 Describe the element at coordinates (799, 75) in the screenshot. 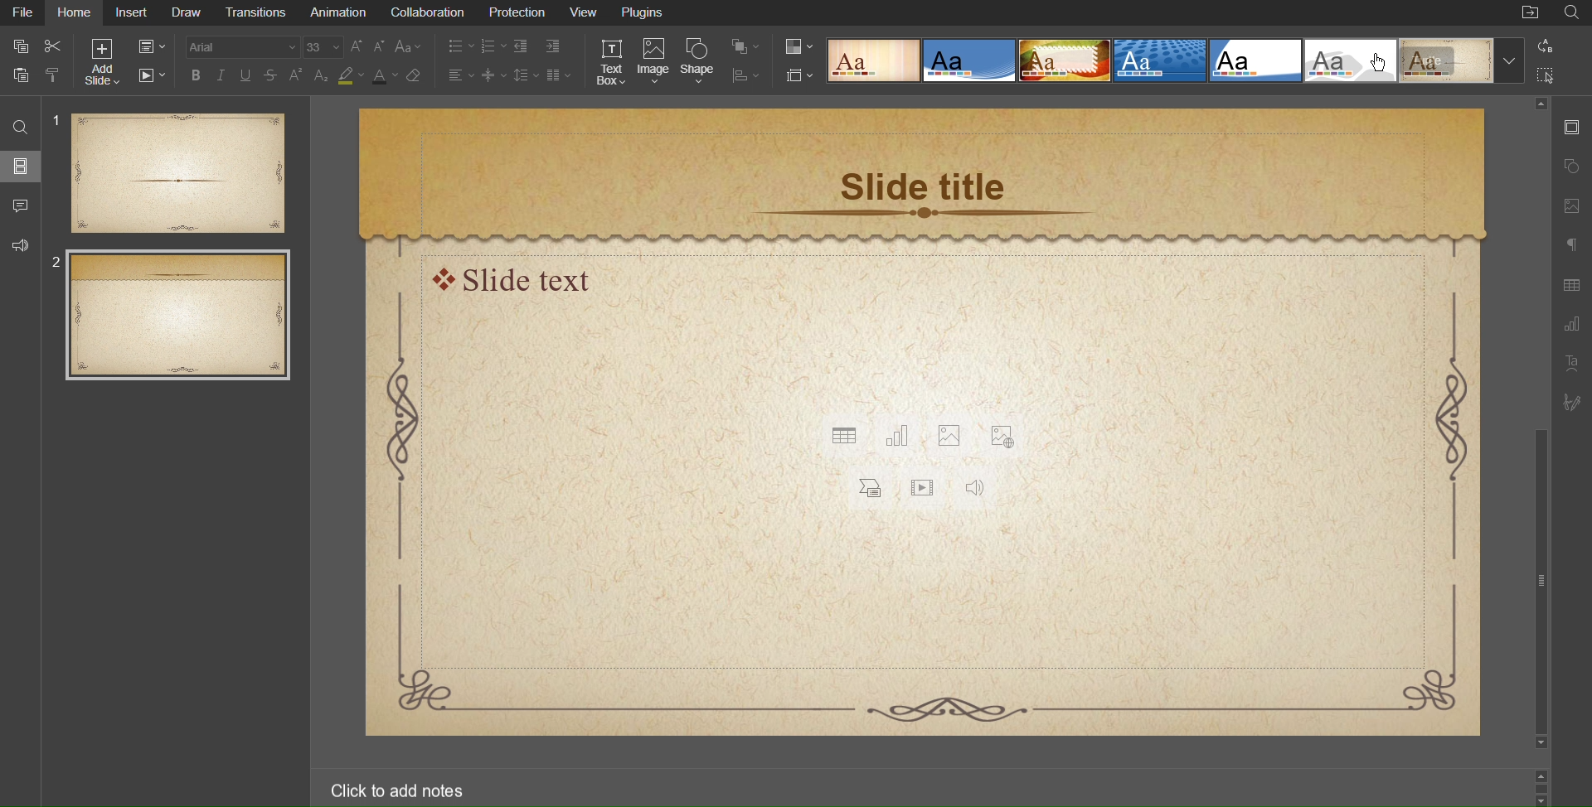

I see `Slide Settings` at that location.